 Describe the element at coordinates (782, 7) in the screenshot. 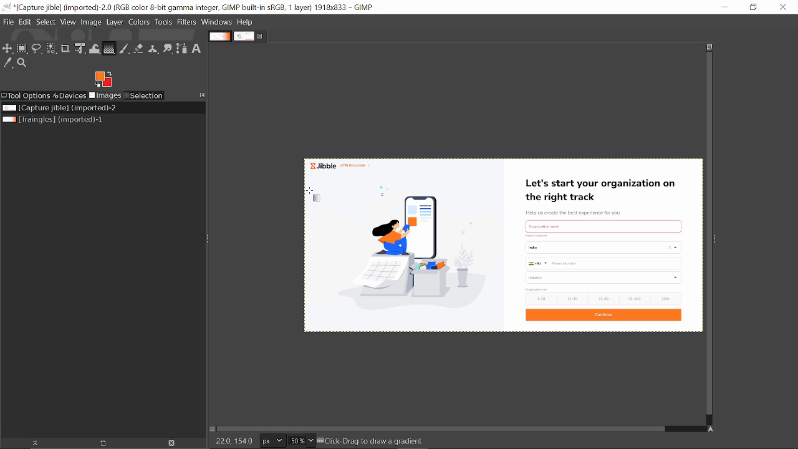

I see `Close` at that location.